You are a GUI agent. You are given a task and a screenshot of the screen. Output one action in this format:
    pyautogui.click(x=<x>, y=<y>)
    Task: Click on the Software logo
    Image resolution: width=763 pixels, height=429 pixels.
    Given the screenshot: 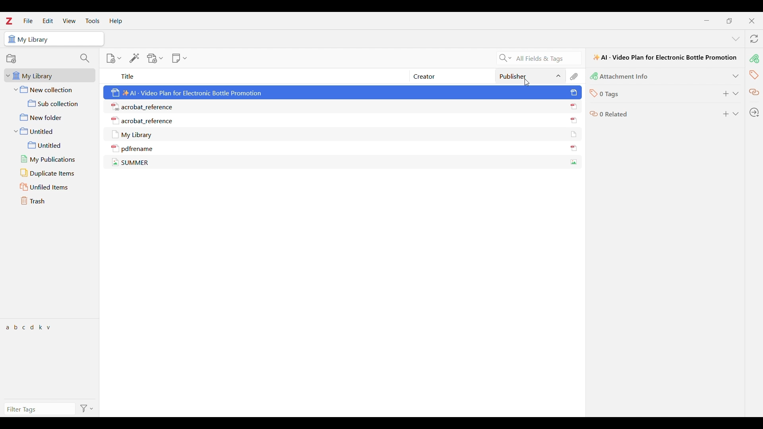 What is the action you would take?
    pyautogui.click(x=10, y=21)
    